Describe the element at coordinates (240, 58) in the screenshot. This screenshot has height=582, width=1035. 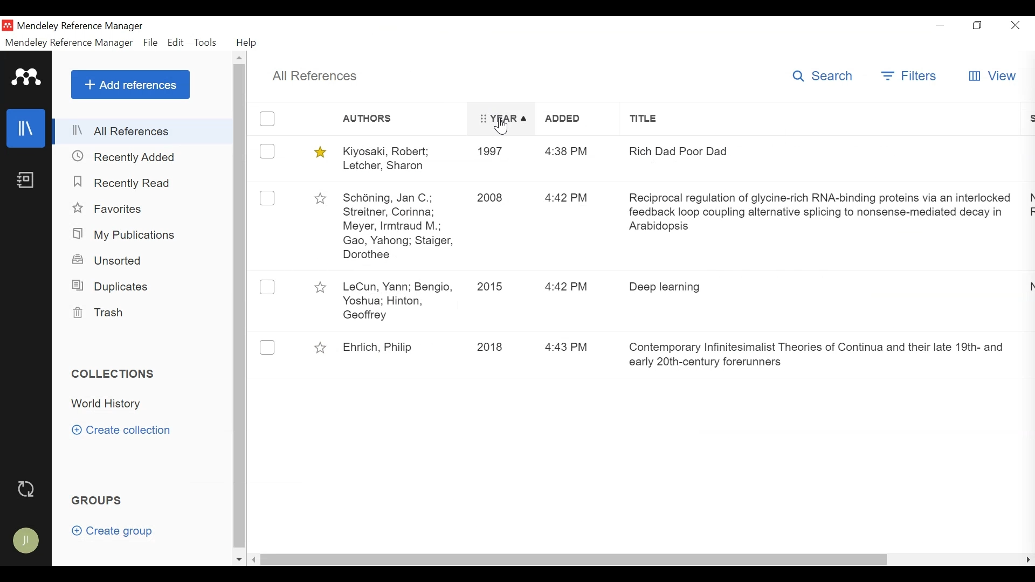
I see `Scroll up` at that location.